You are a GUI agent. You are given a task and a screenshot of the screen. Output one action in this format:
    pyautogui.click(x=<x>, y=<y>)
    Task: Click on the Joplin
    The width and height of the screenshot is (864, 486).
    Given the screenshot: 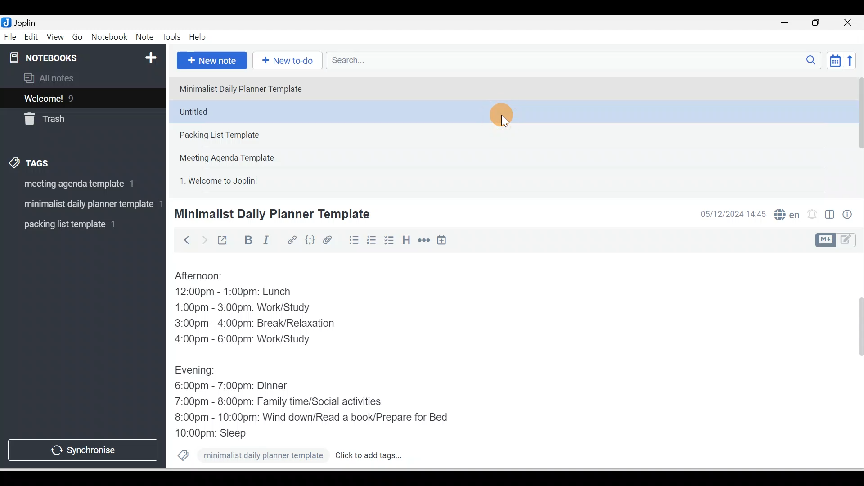 What is the action you would take?
    pyautogui.click(x=27, y=22)
    